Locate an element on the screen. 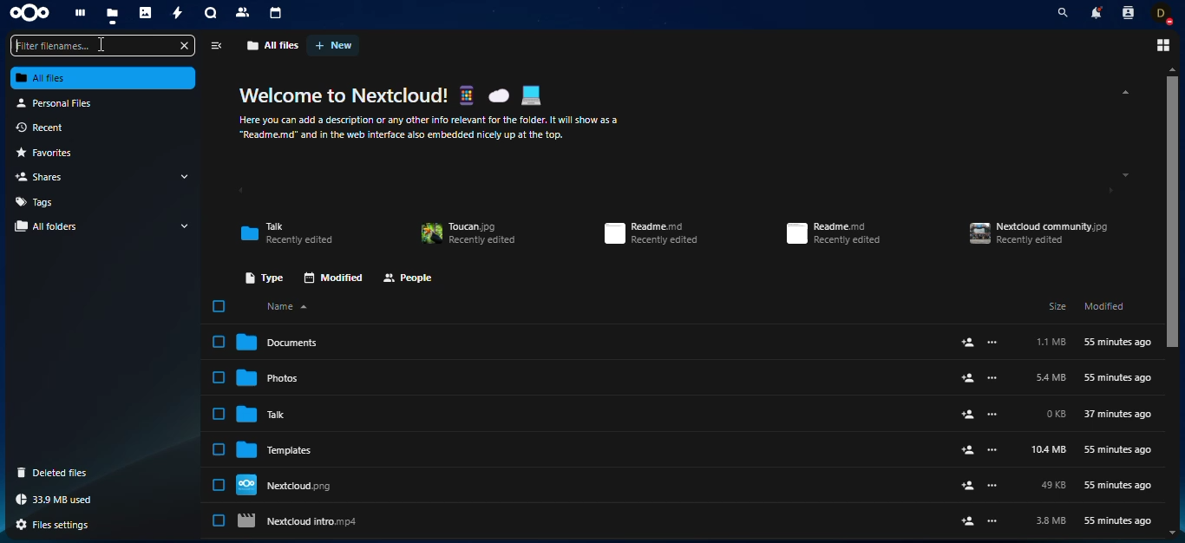 The image size is (1185, 543). Click to select is located at coordinates (218, 448).